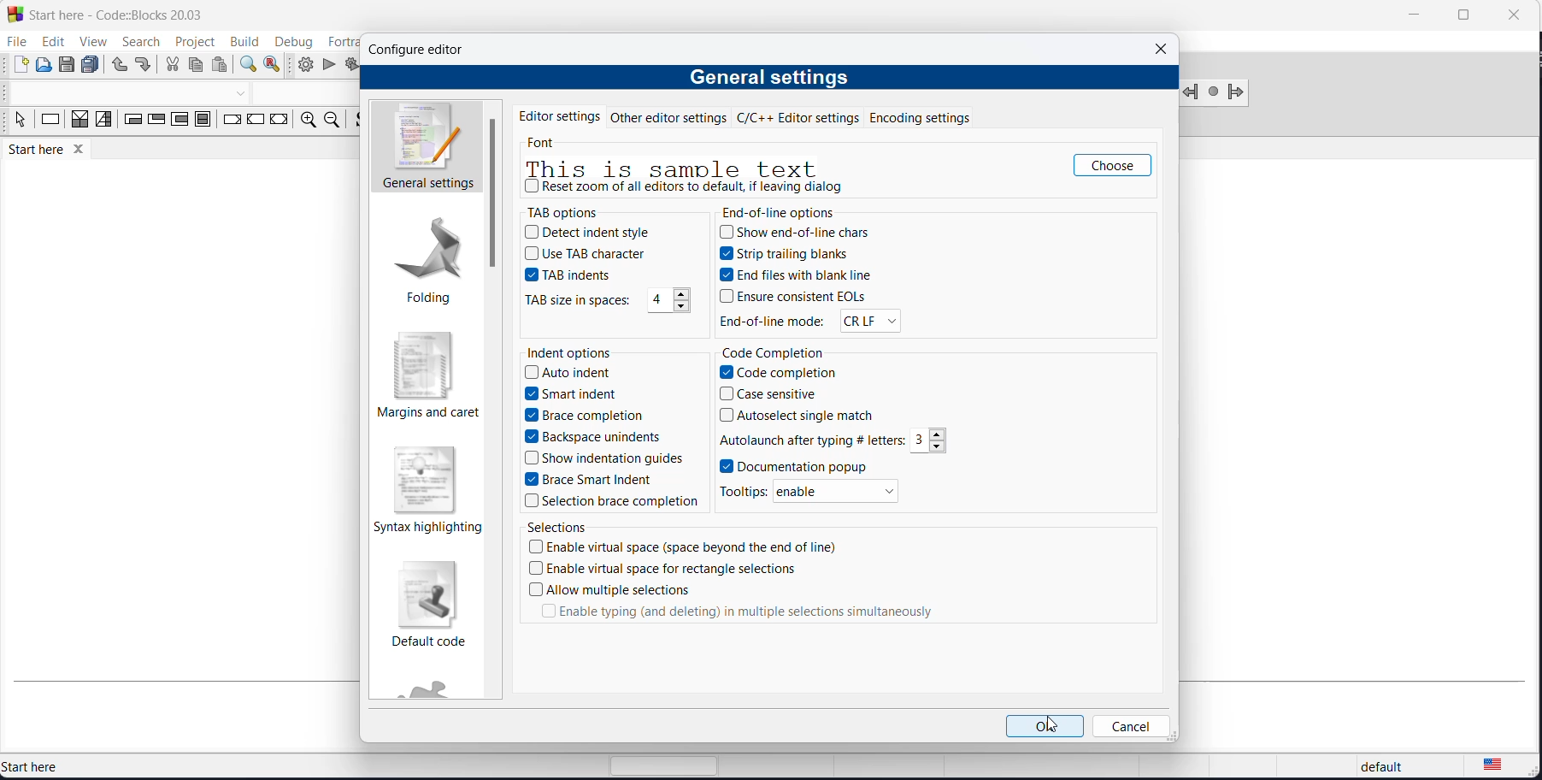 This screenshot has width=1542, height=780. Describe the element at coordinates (571, 213) in the screenshot. I see `tab options` at that location.